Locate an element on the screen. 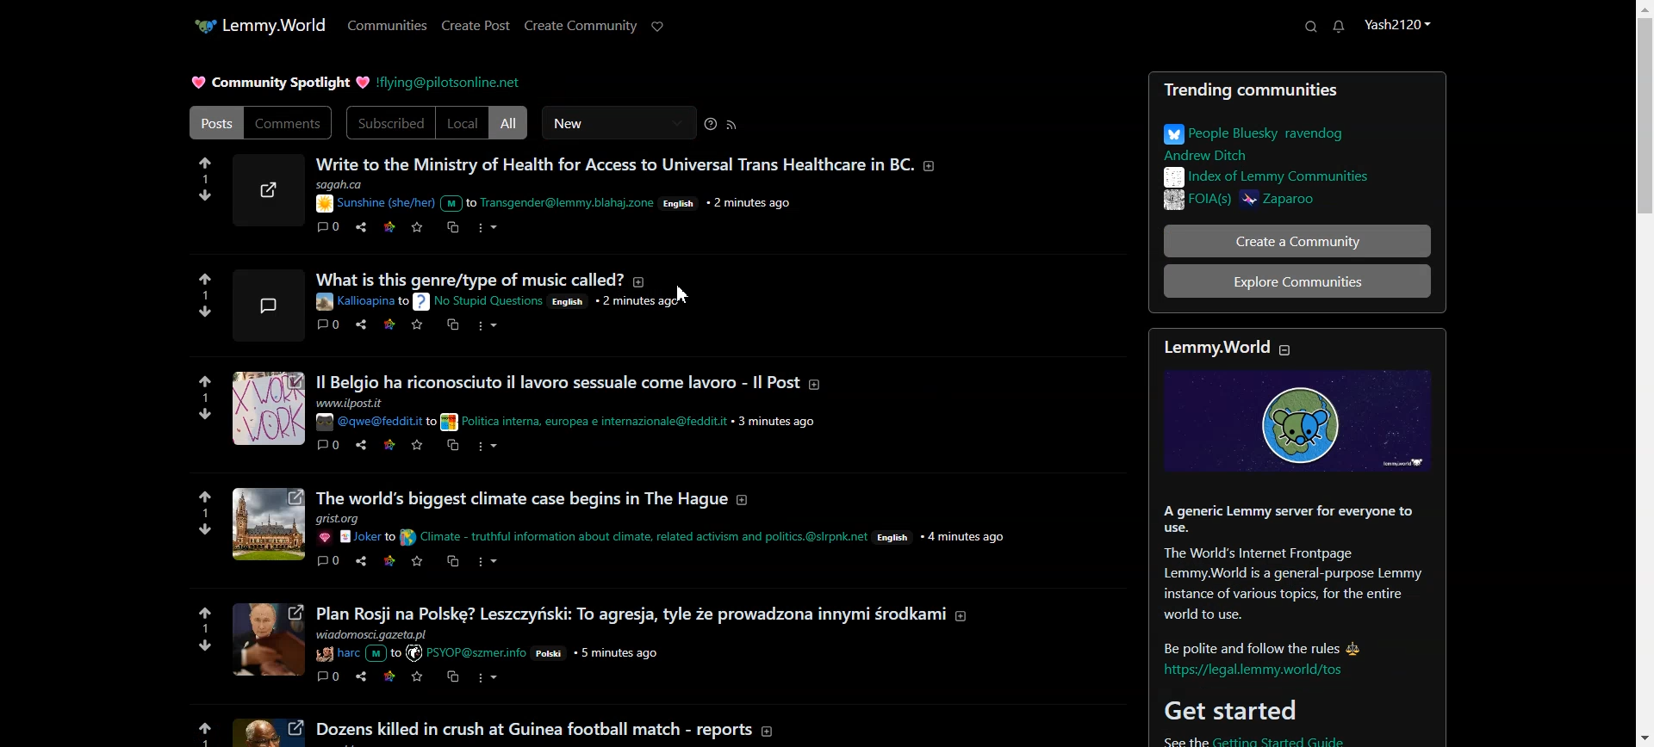 The width and height of the screenshot is (1654, 747). text is located at coordinates (376, 421).